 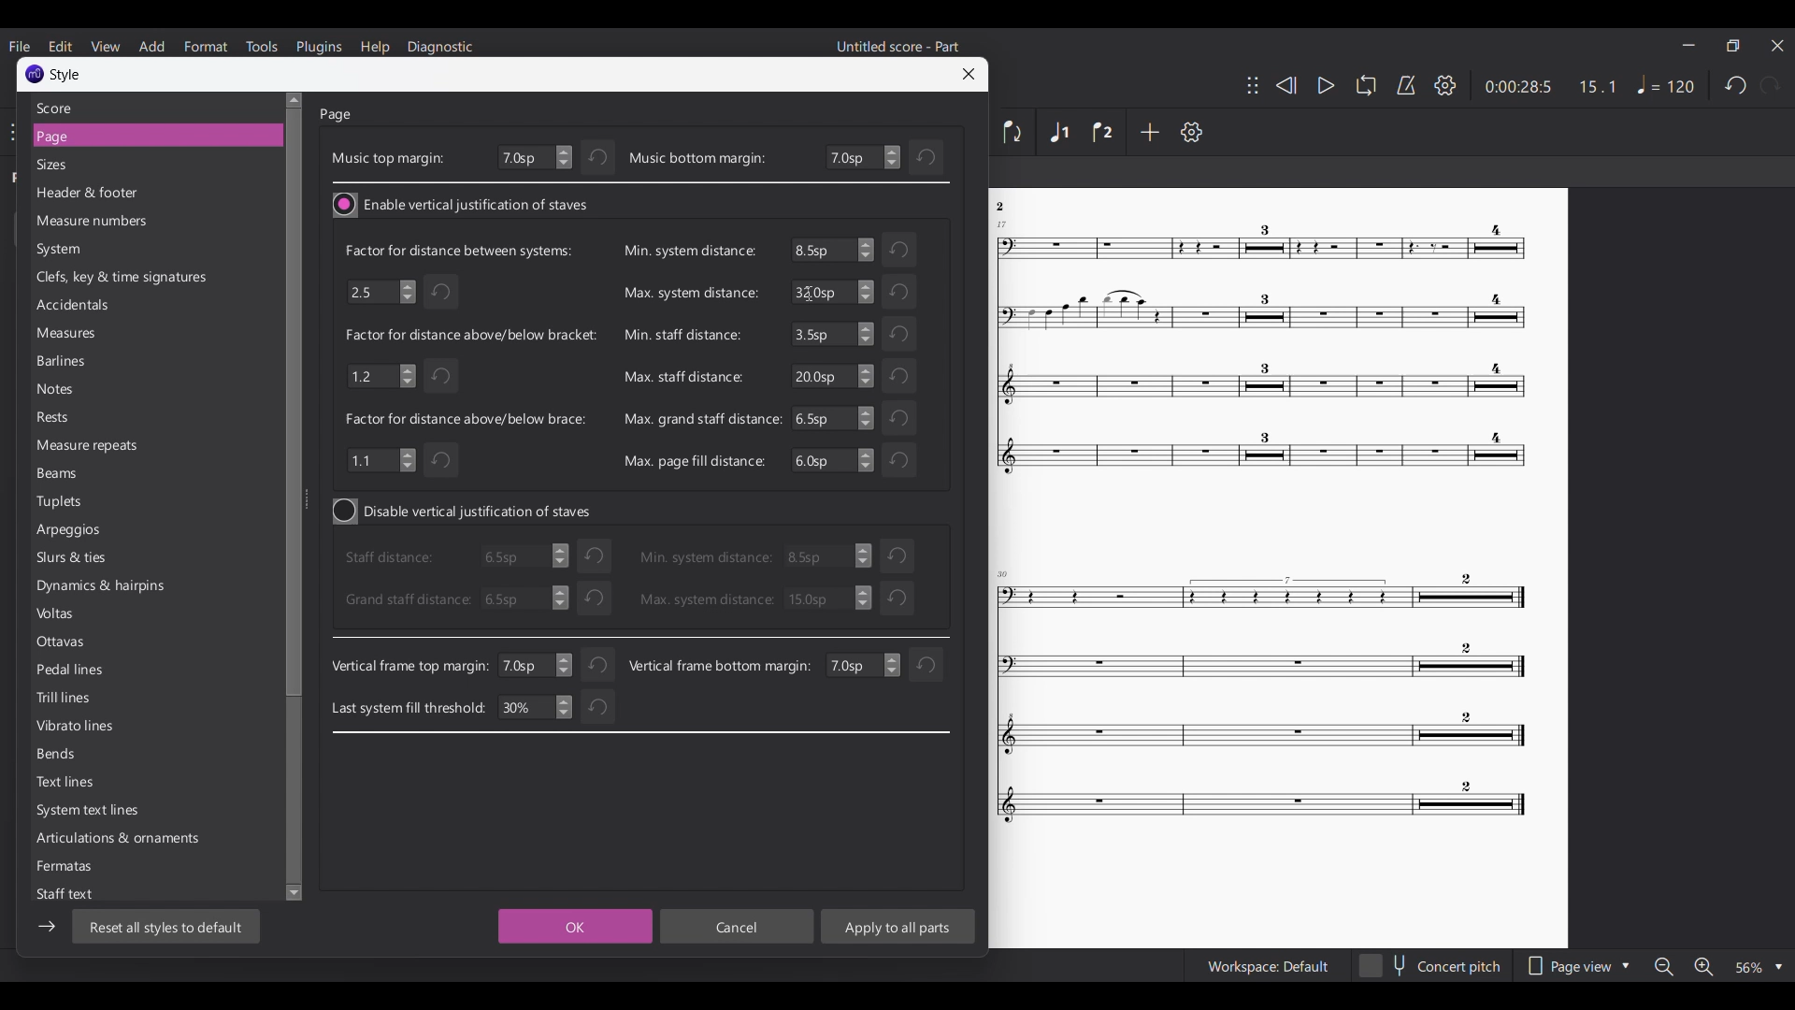 What do you see at coordinates (151, 46) in the screenshot?
I see `Add menu` at bounding box center [151, 46].